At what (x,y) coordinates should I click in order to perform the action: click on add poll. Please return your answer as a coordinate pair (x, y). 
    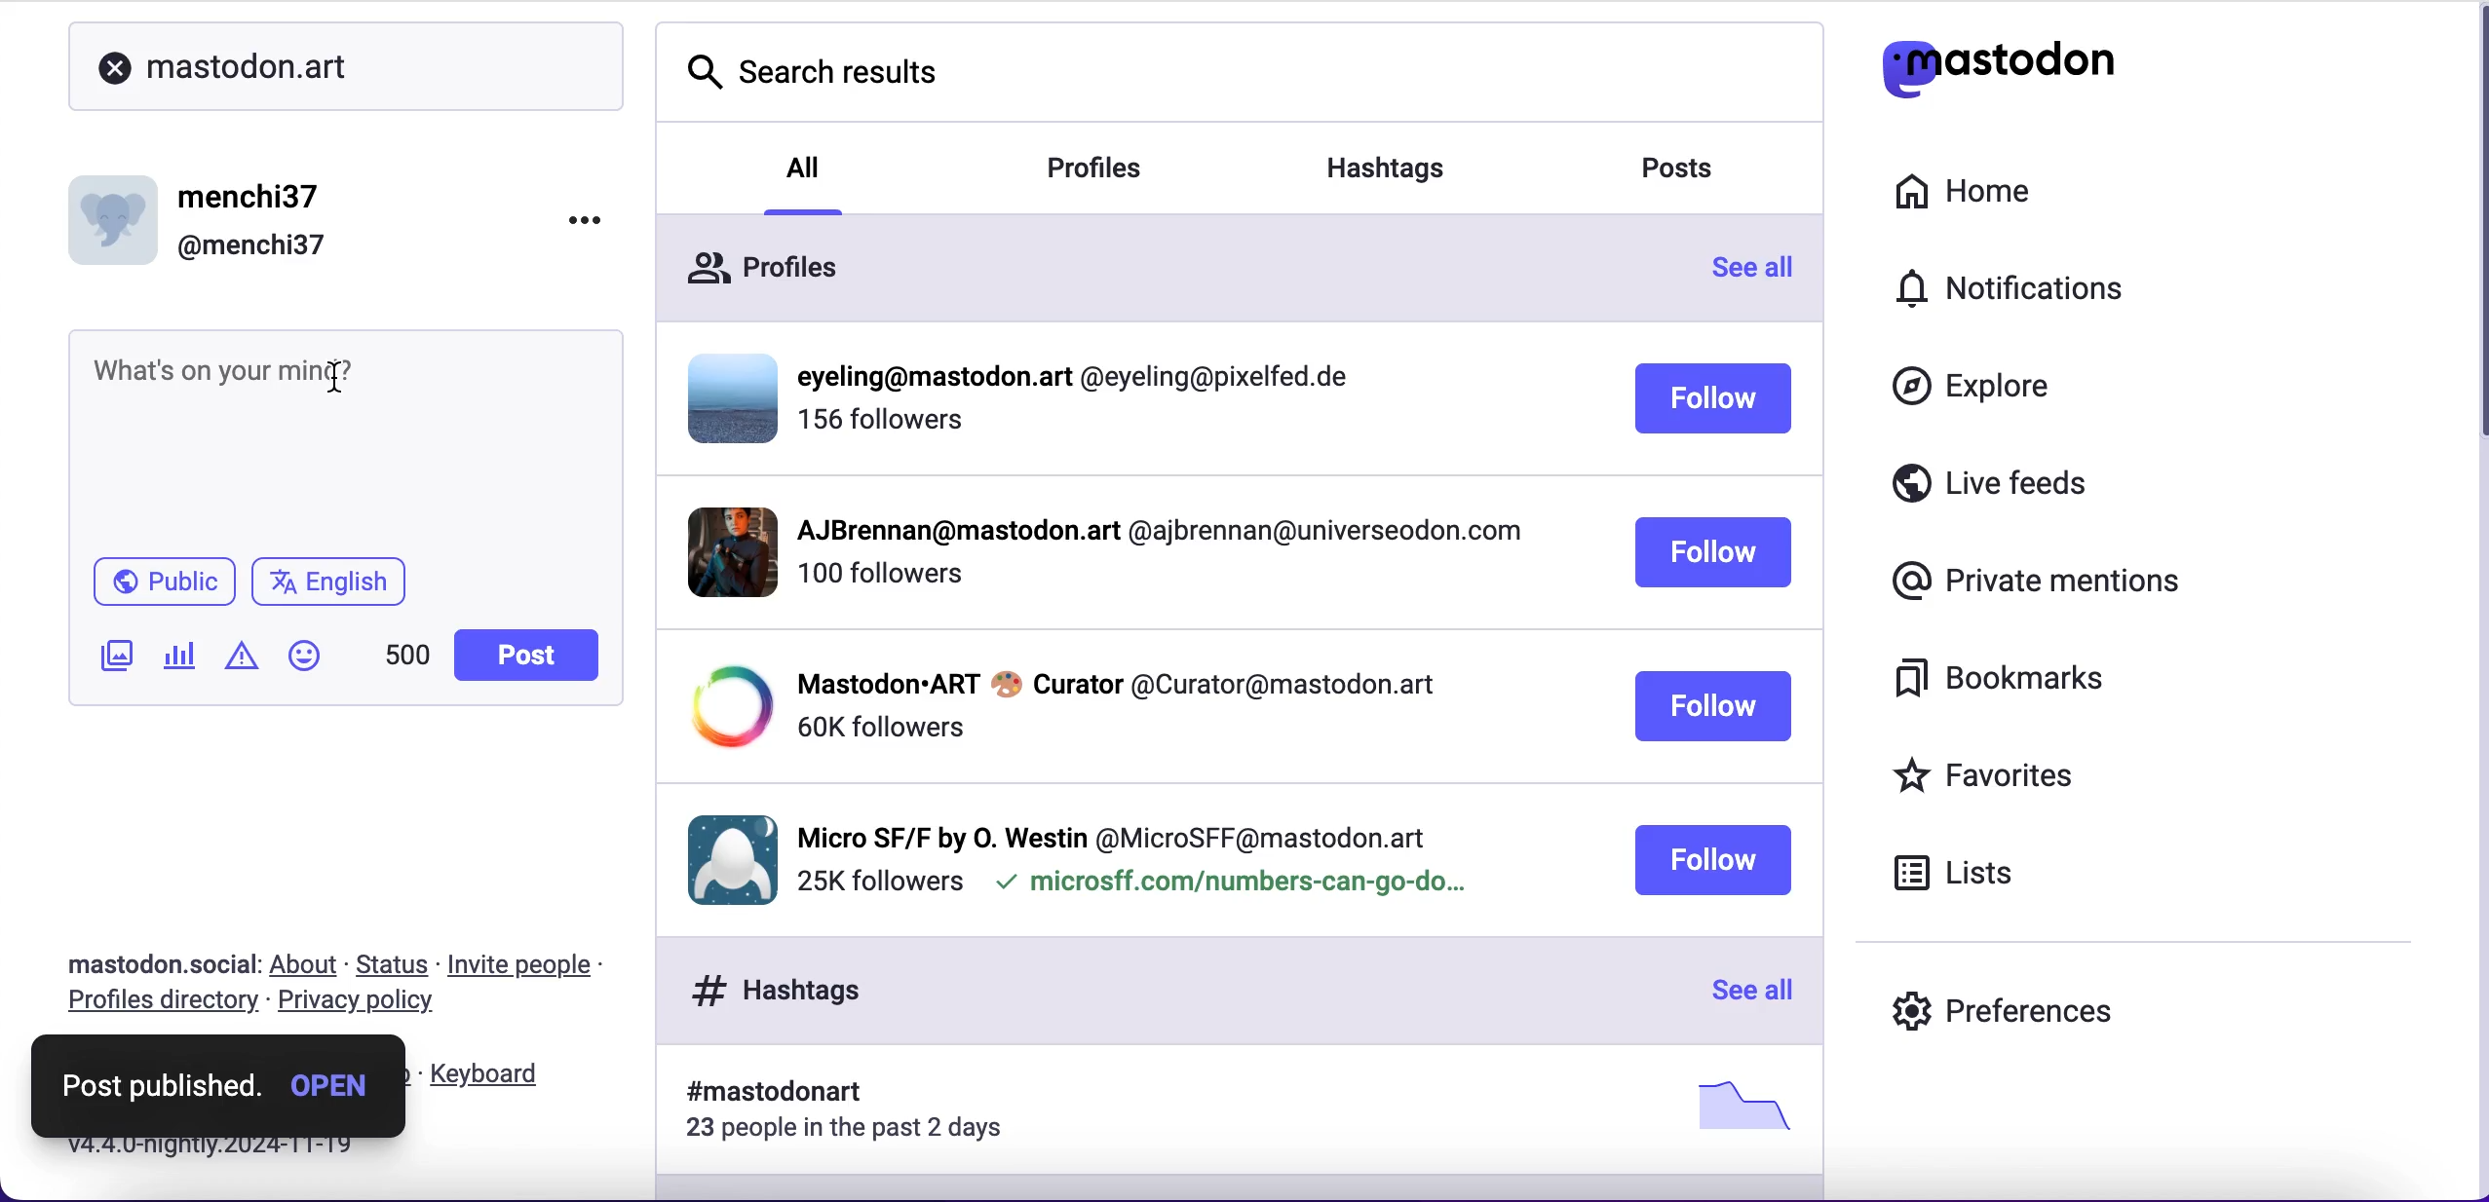
    Looking at the image, I should click on (180, 658).